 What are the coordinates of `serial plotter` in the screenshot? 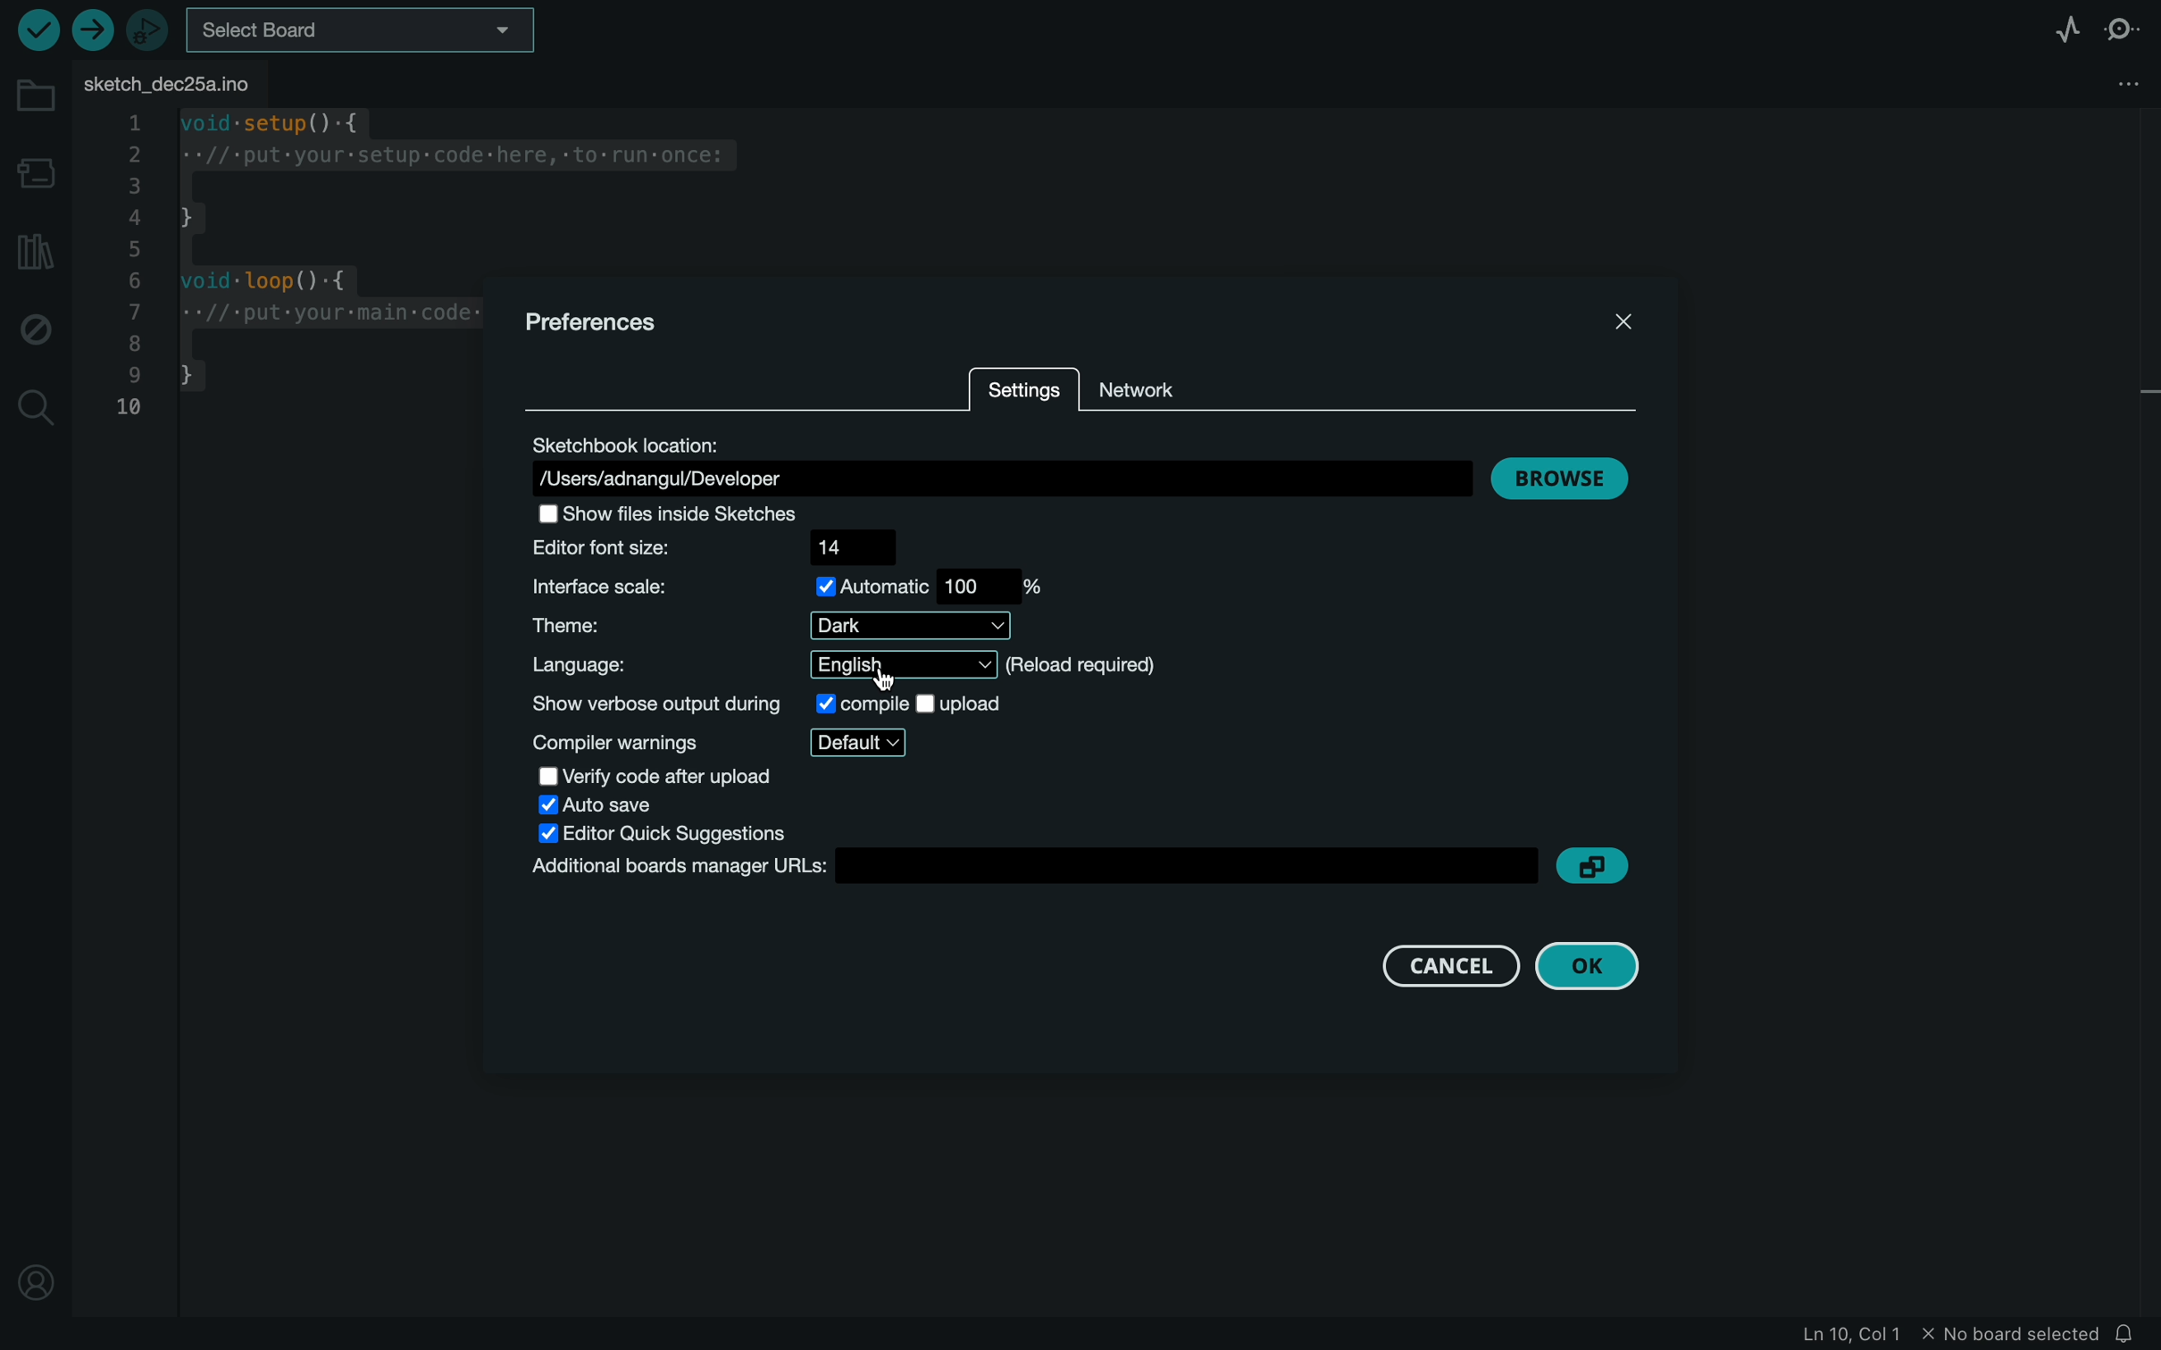 It's located at (2052, 31).